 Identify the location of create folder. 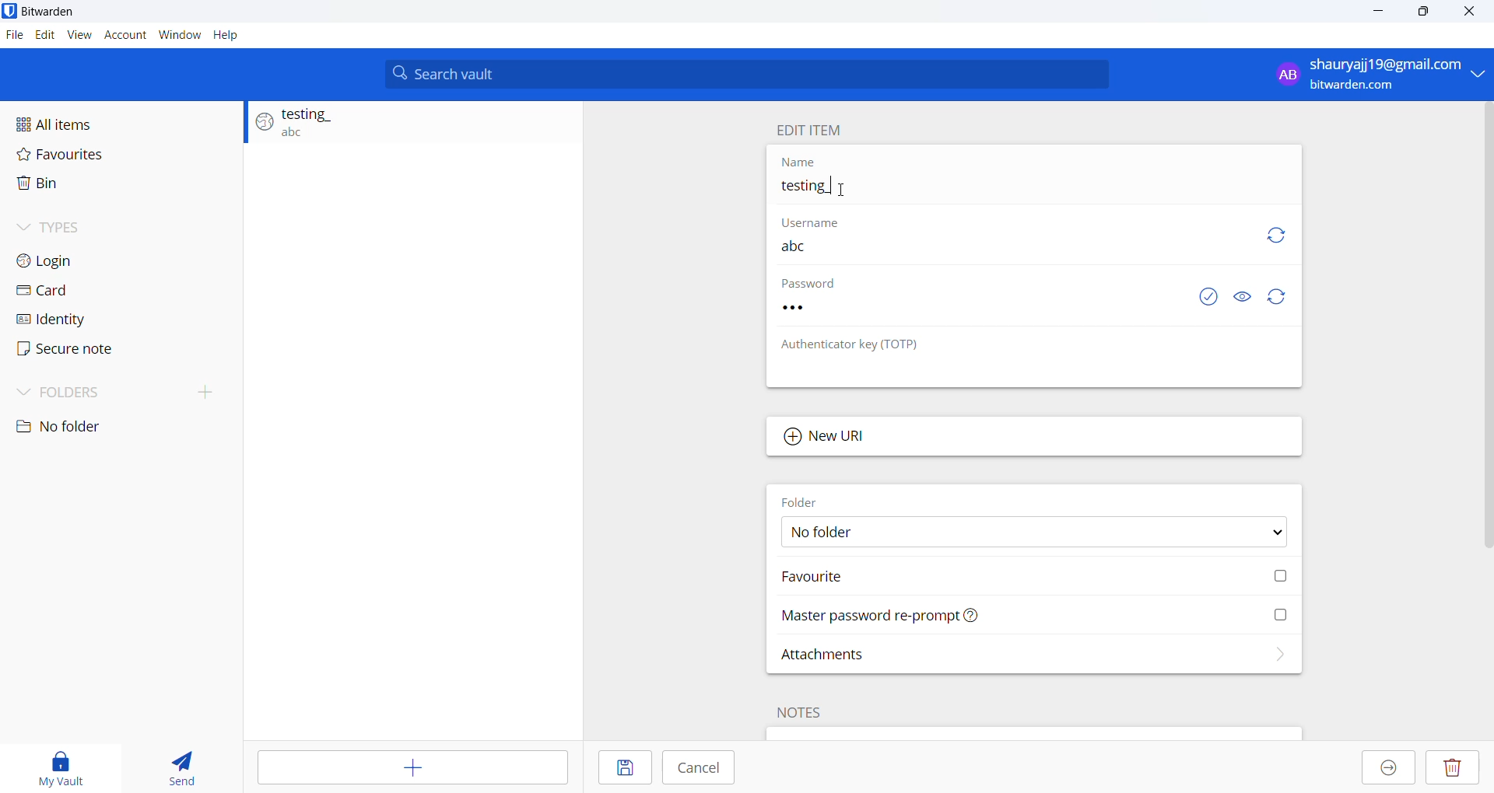
(212, 391).